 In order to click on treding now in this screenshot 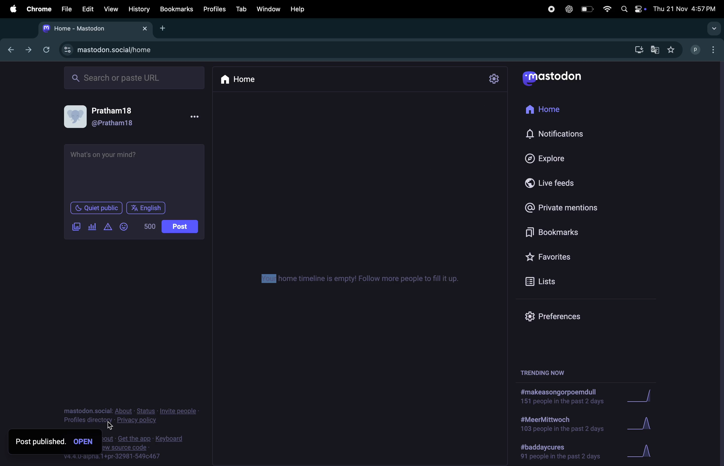, I will do `click(544, 372)`.